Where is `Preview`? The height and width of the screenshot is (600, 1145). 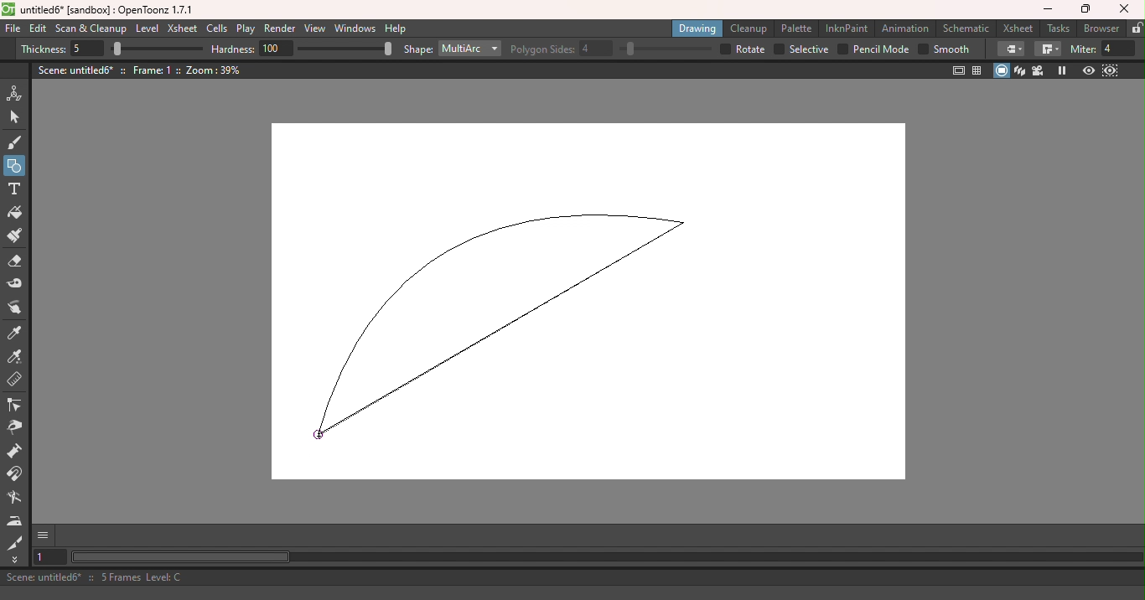
Preview is located at coordinates (1088, 71).